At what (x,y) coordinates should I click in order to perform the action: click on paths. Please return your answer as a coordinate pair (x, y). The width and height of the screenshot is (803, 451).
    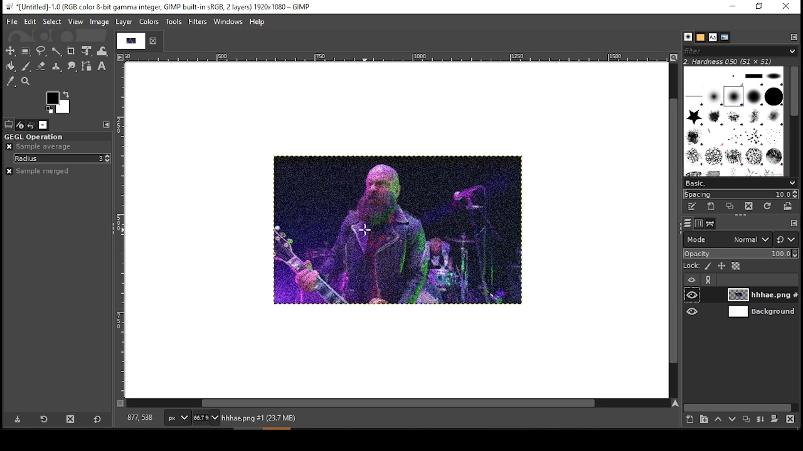
    Looking at the image, I should click on (711, 223).